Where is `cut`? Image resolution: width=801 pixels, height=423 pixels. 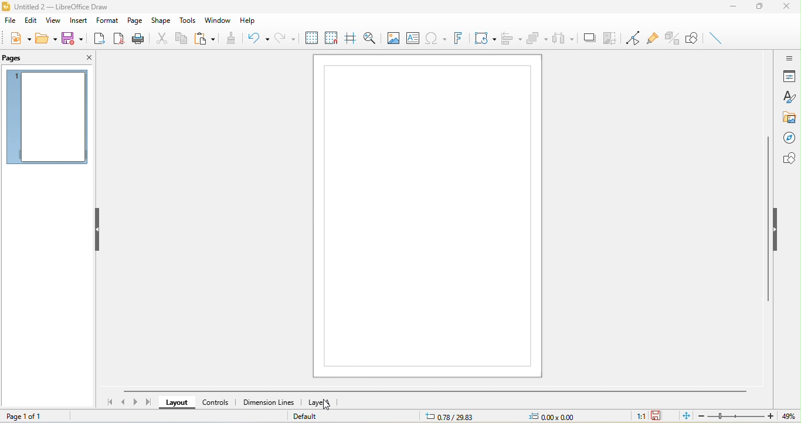
cut is located at coordinates (162, 39).